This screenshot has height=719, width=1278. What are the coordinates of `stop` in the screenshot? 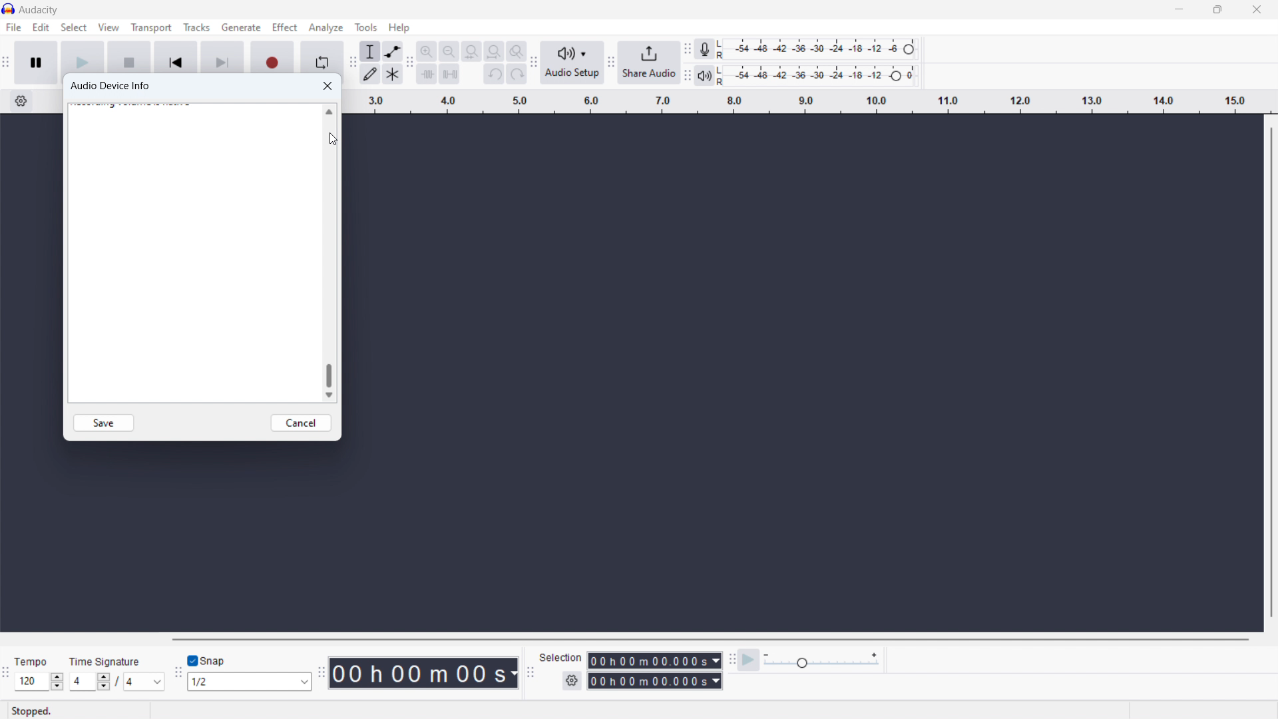 It's located at (129, 56).